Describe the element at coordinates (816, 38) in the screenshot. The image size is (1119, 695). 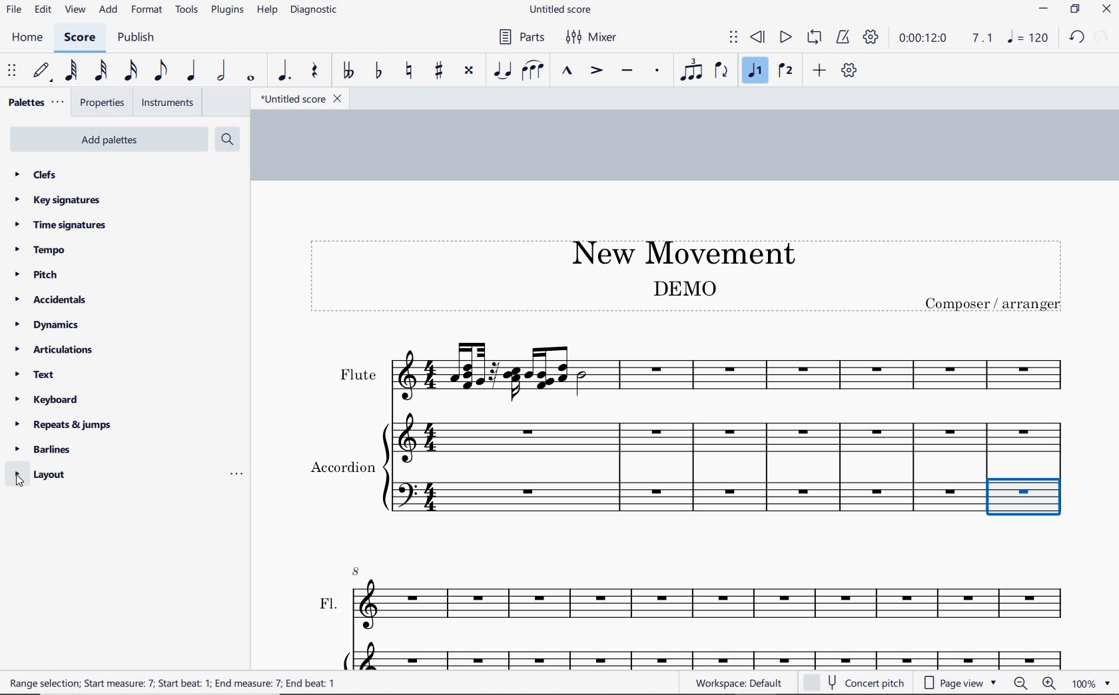
I see `loop playback` at that location.